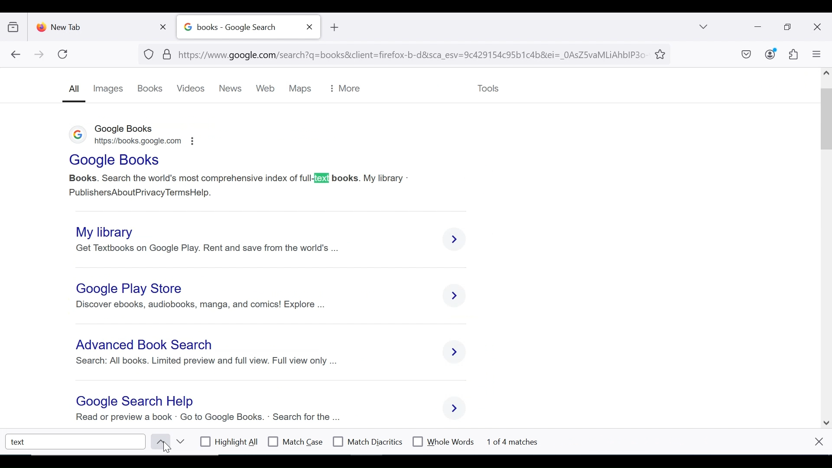  What do you see at coordinates (662, 53) in the screenshot?
I see `bookmark this tab` at bounding box center [662, 53].